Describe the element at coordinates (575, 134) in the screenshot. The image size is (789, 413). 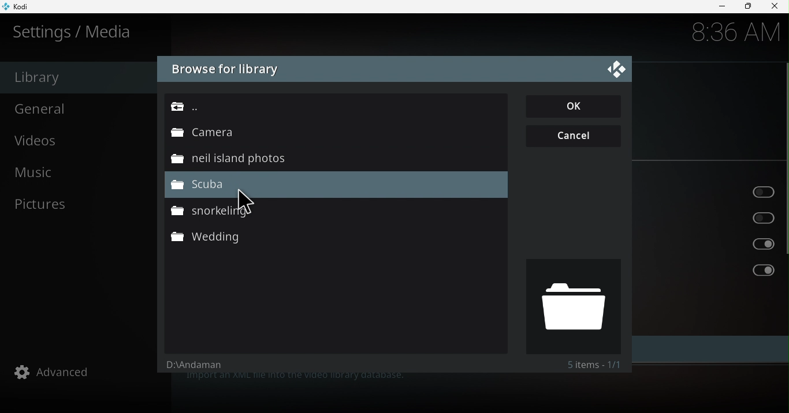
I see `Cancel` at that location.